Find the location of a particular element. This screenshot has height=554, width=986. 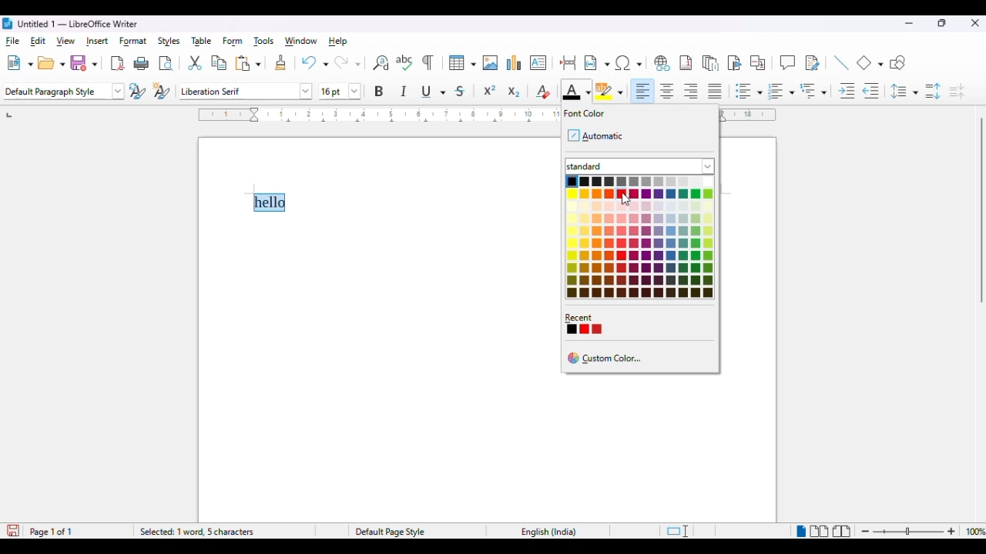

redo is located at coordinates (347, 62).